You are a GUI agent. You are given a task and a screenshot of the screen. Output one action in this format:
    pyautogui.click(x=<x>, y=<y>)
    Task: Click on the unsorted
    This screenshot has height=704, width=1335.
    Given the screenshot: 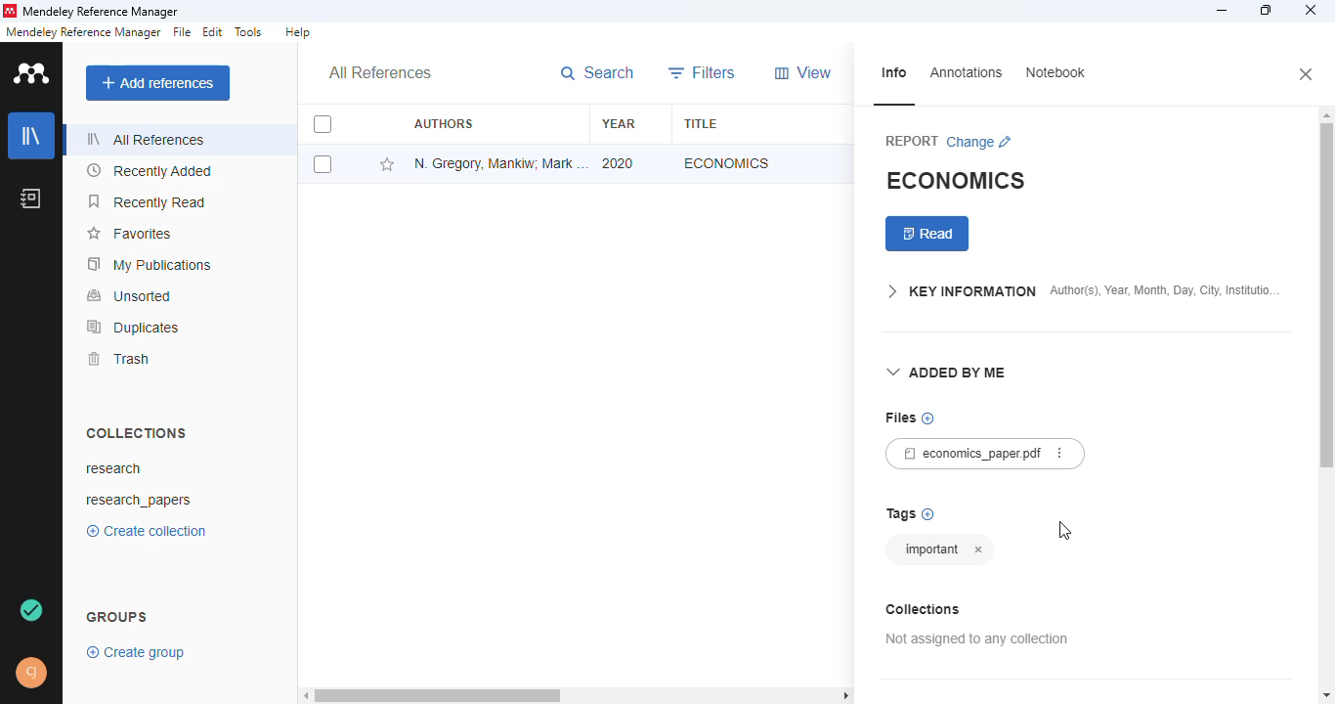 What is the action you would take?
    pyautogui.click(x=130, y=295)
    